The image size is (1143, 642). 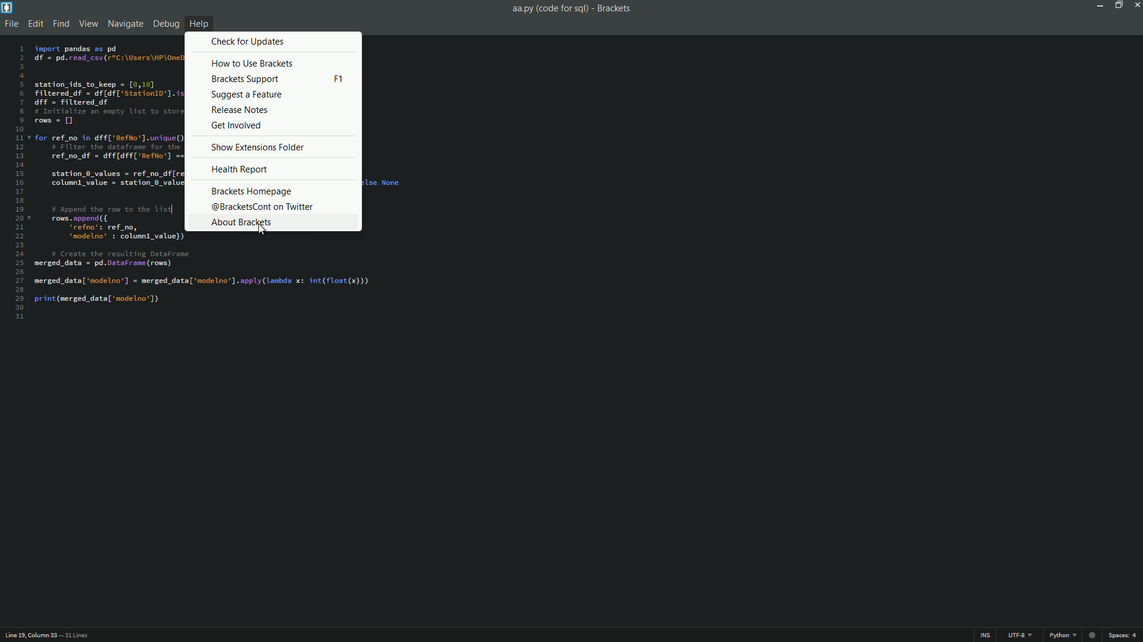 What do you see at coordinates (18, 183) in the screenshot?
I see `line numbers` at bounding box center [18, 183].